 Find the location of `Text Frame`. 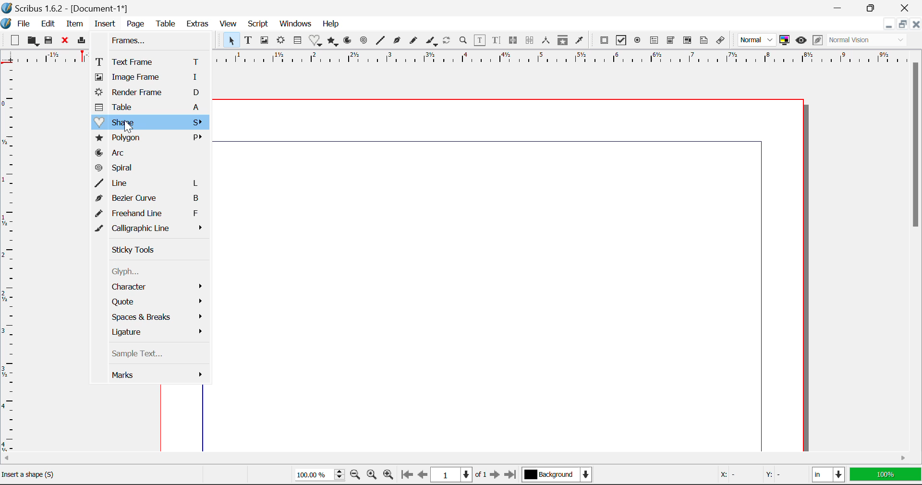

Text Frame is located at coordinates (149, 61).